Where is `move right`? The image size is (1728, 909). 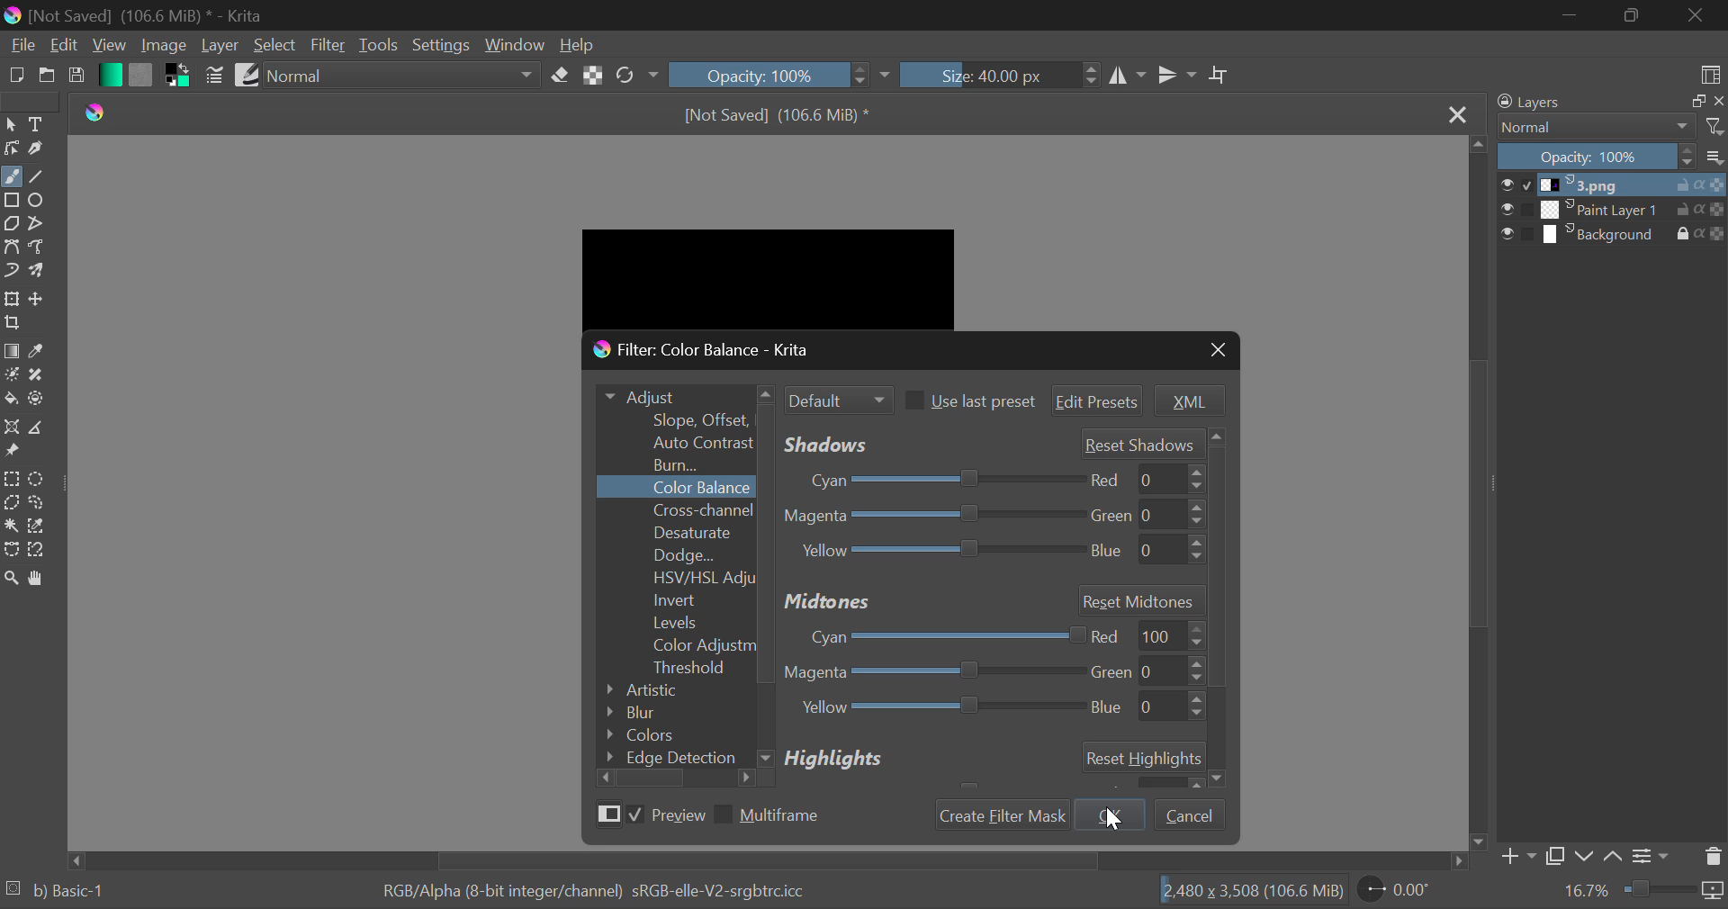 move right is located at coordinates (1451, 862).